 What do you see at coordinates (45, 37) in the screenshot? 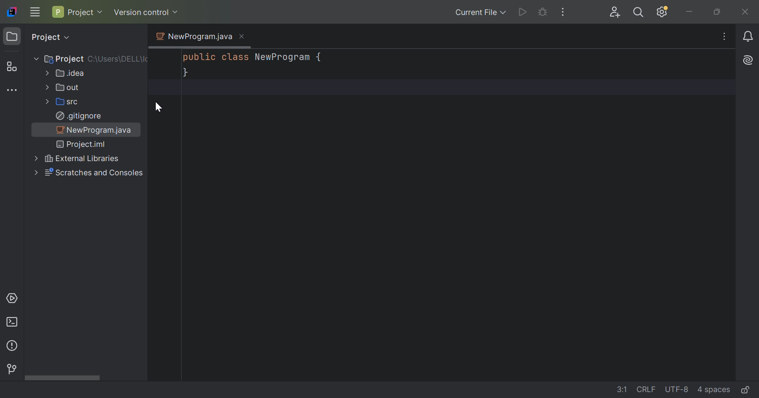
I see `Project` at bounding box center [45, 37].